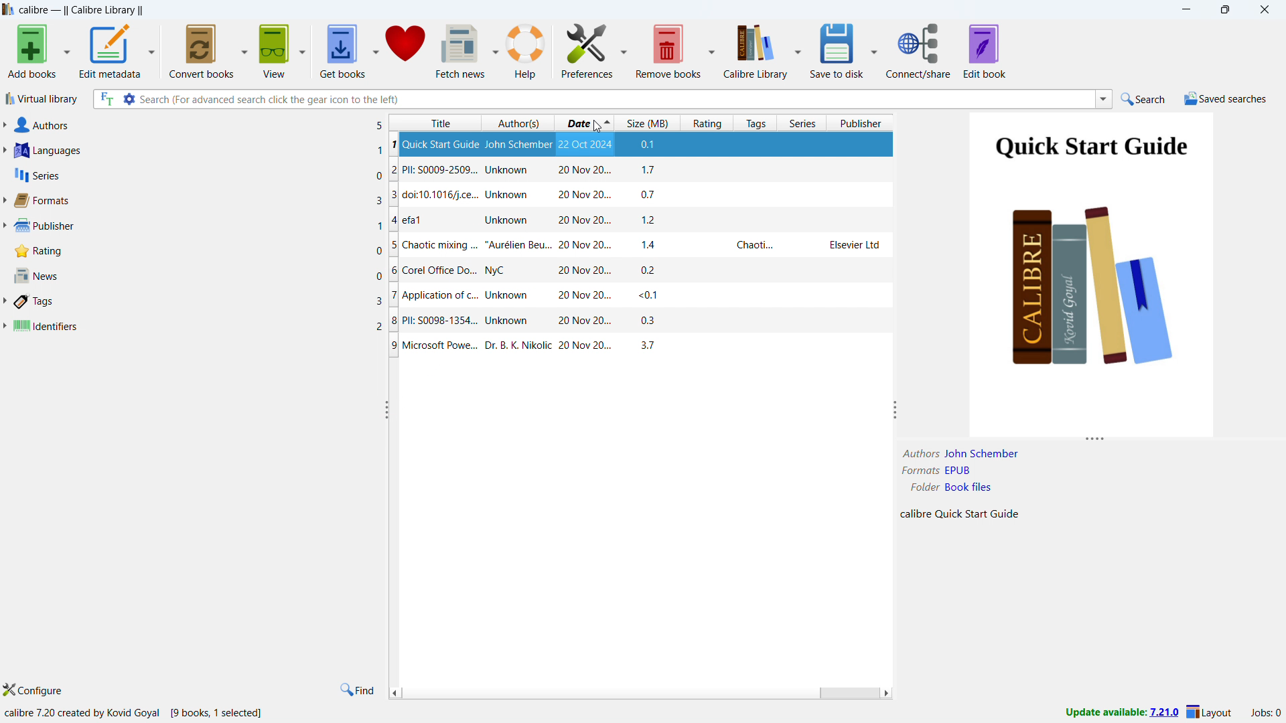  I want to click on P11: S0009-2509..., so click(435, 222).